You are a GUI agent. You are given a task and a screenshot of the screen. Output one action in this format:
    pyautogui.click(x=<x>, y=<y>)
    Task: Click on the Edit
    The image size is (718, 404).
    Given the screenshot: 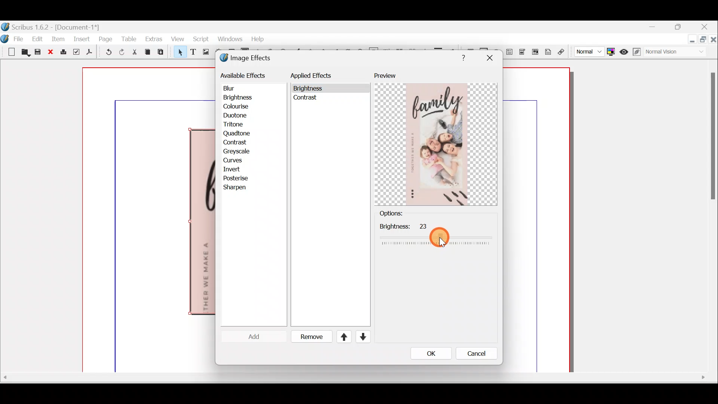 What is the action you would take?
    pyautogui.click(x=39, y=39)
    